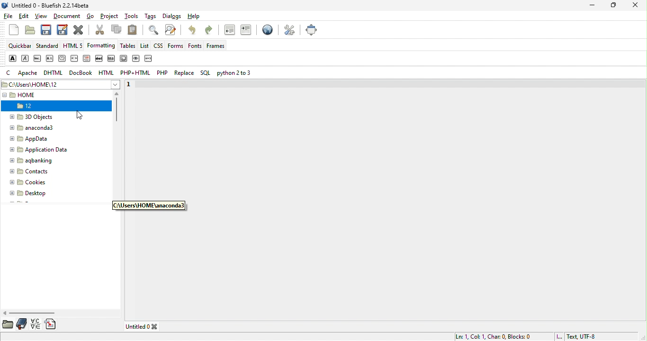 The width and height of the screenshot is (647, 341). What do you see at coordinates (196, 17) in the screenshot?
I see `help` at bounding box center [196, 17].